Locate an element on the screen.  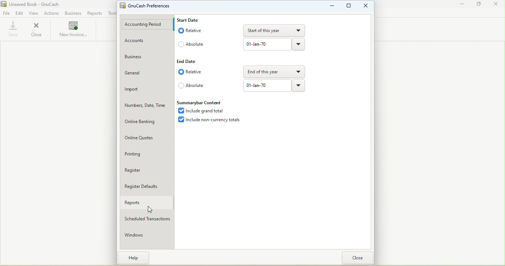
Tools is located at coordinates (111, 13).